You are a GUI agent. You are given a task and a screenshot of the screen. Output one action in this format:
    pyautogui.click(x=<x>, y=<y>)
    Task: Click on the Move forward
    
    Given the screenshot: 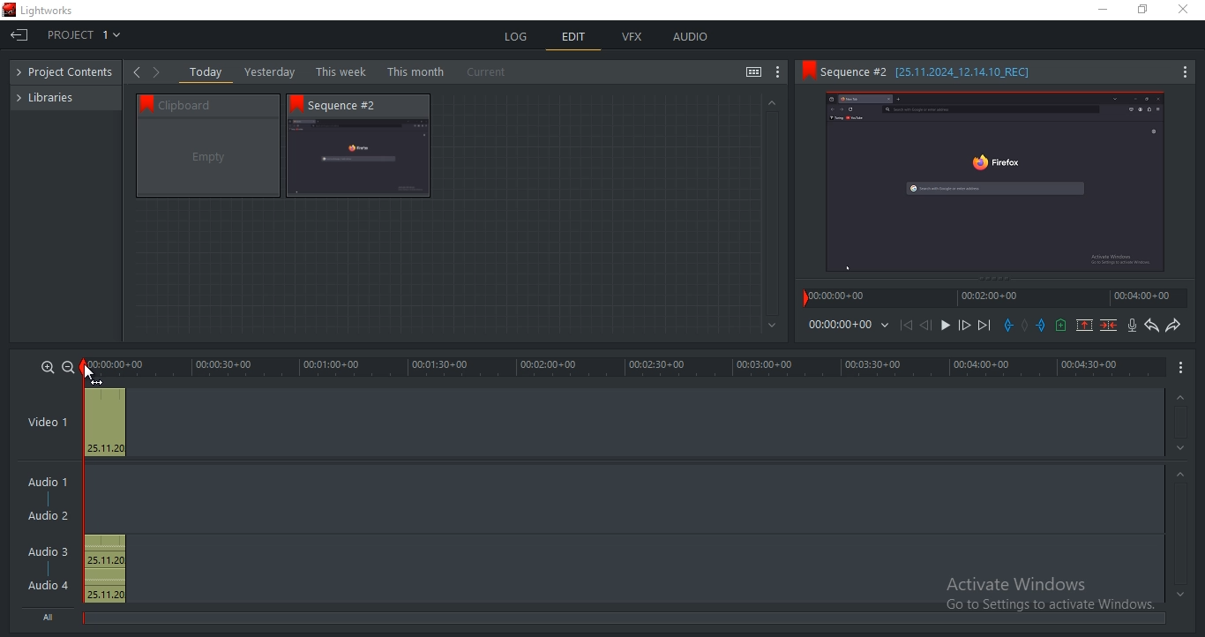 What is the action you would take?
    pyautogui.click(x=984, y=326)
    